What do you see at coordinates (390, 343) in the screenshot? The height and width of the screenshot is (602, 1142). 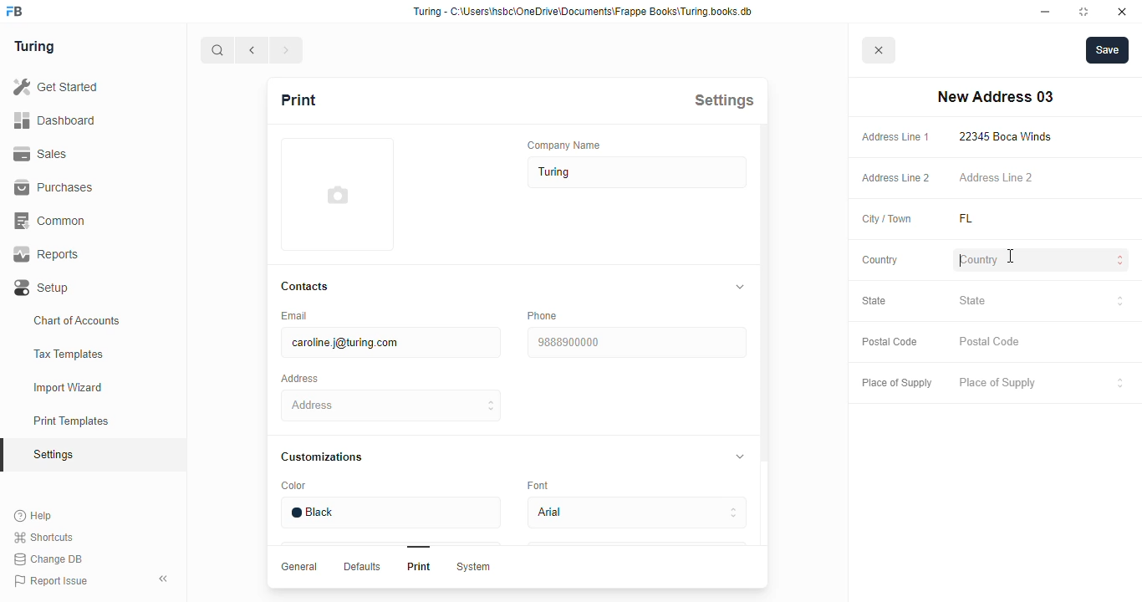 I see `caroline.j@turing.com` at bounding box center [390, 343].